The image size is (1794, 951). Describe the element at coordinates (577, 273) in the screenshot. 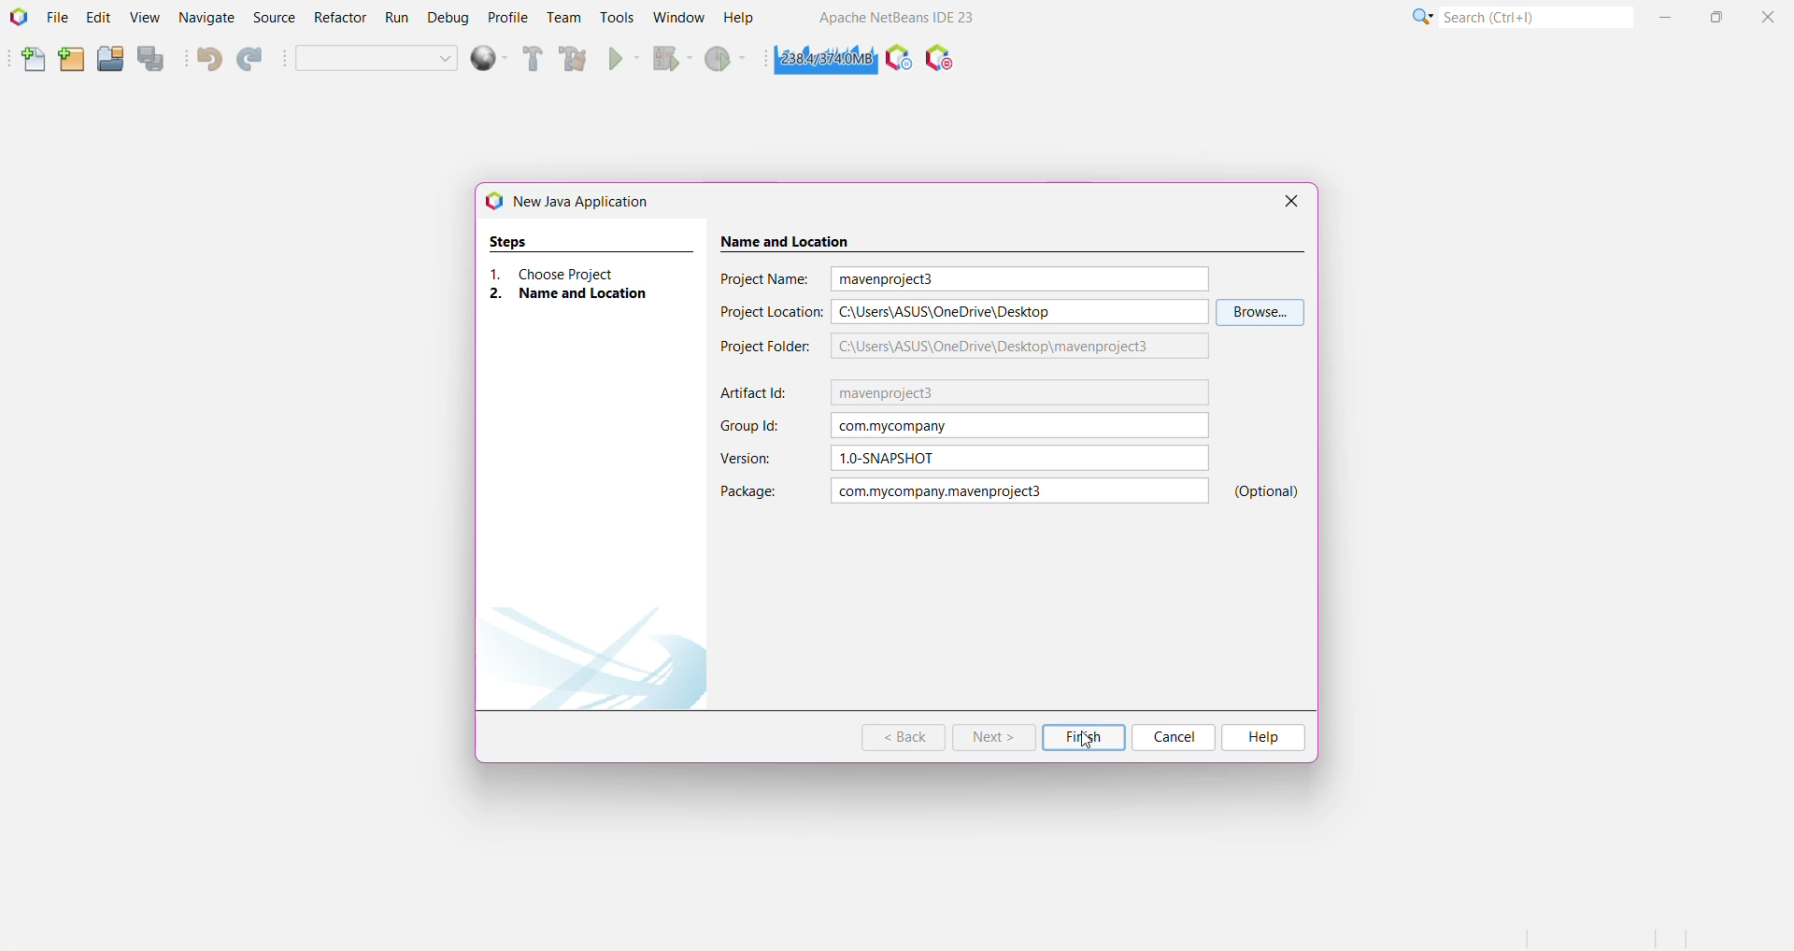

I see `Choose Project` at that location.